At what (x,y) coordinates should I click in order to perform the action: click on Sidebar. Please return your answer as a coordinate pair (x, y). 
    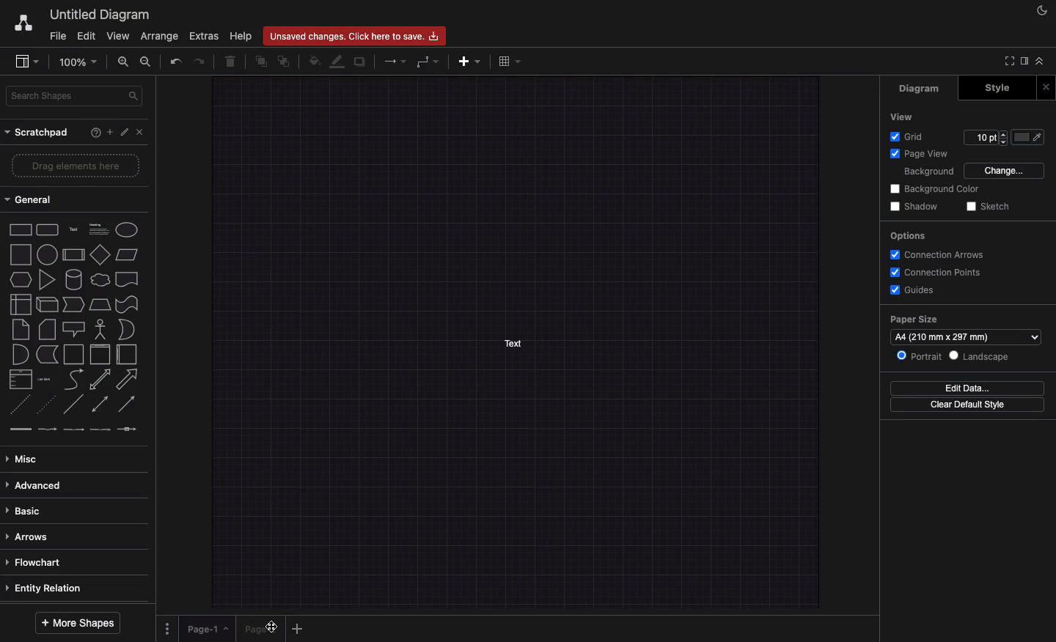
    Looking at the image, I should click on (1026, 62).